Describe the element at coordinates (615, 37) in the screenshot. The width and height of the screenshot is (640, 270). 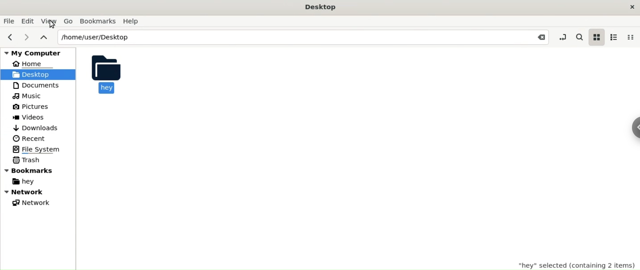
I see `list view` at that location.